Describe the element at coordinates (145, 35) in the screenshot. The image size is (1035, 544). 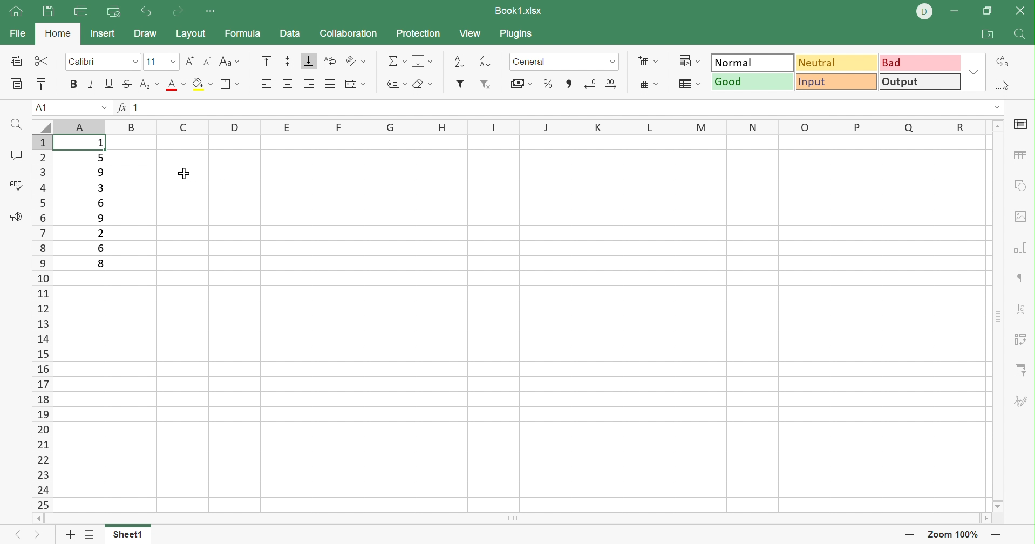
I see `Draw` at that location.